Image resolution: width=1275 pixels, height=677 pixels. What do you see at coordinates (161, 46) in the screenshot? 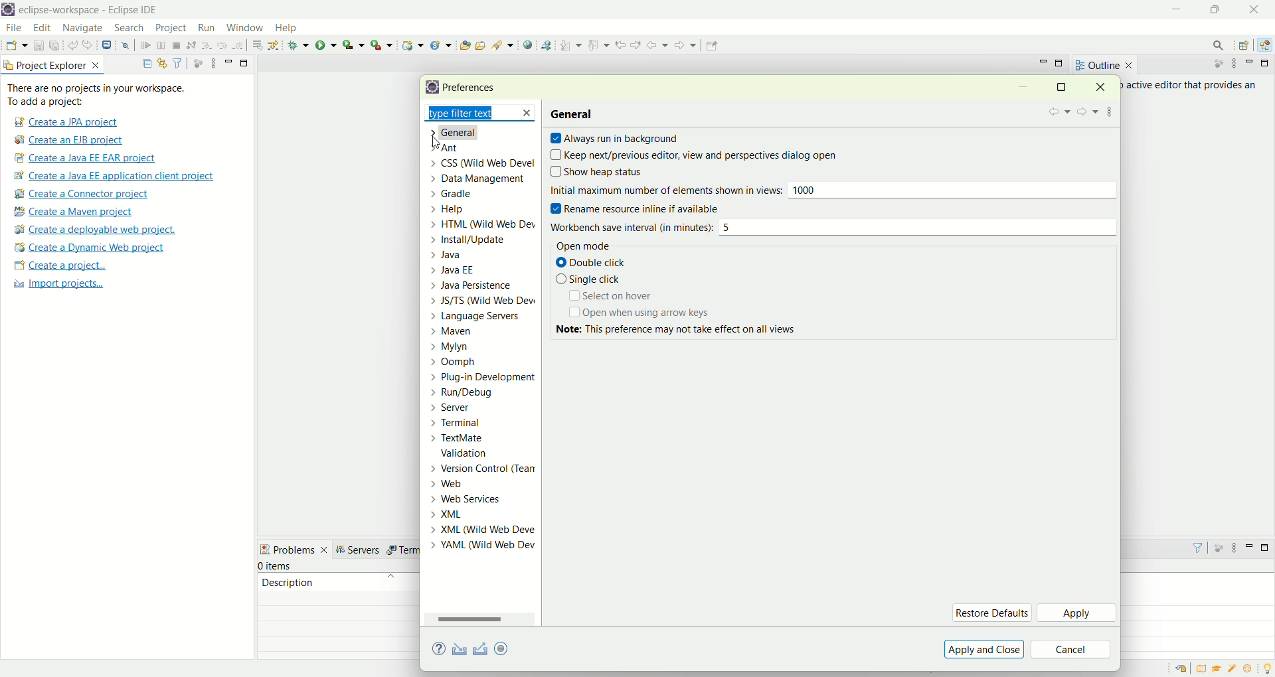
I see `suspend` at bounding box center [161, 46].